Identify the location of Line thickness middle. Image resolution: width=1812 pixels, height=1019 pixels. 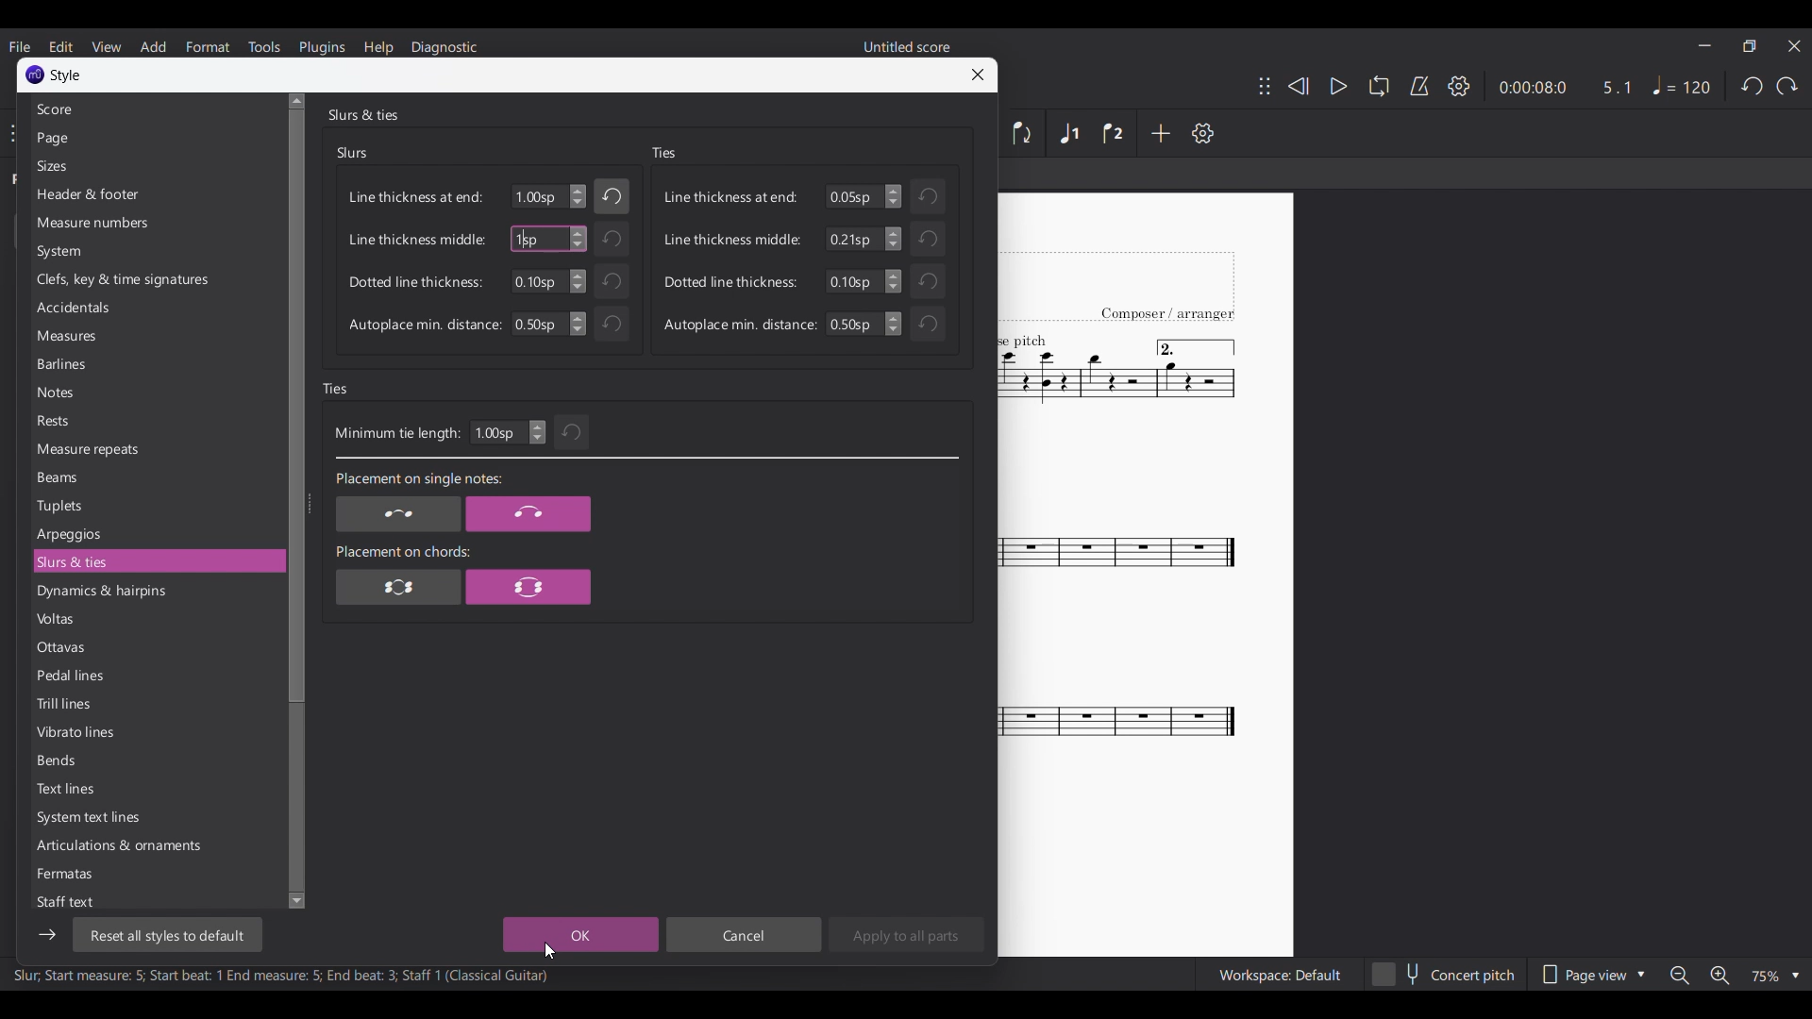
(417, 239).